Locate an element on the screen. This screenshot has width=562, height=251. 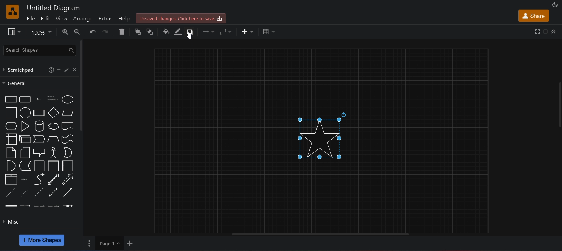
callout is located at coordinates (39, 152).